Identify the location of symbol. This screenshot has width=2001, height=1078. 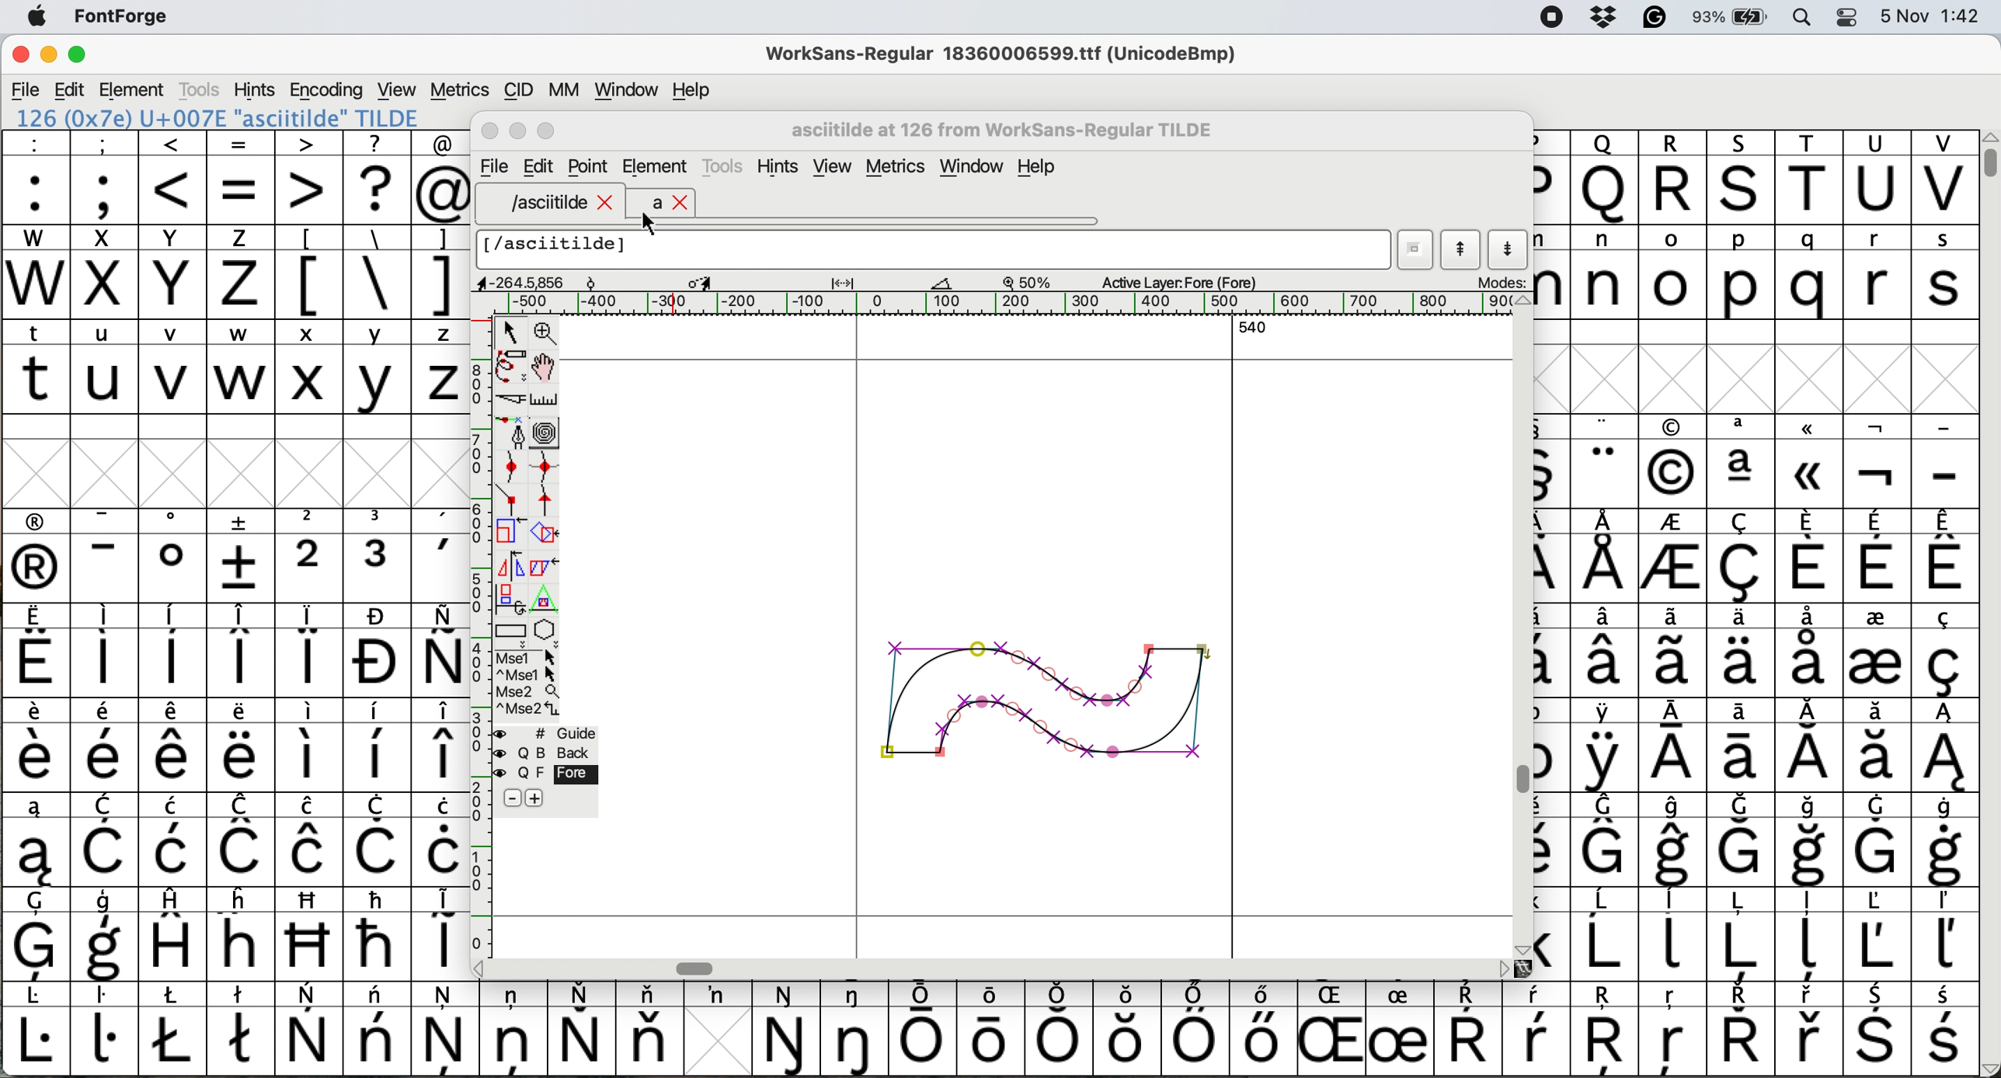
(106, 746).